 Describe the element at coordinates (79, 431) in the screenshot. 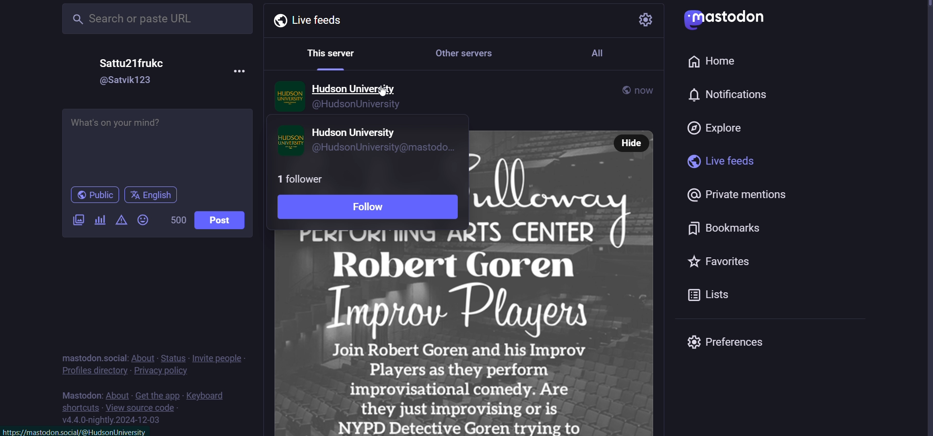

I see `httos://mastodon.social/oublic/local` at that location.